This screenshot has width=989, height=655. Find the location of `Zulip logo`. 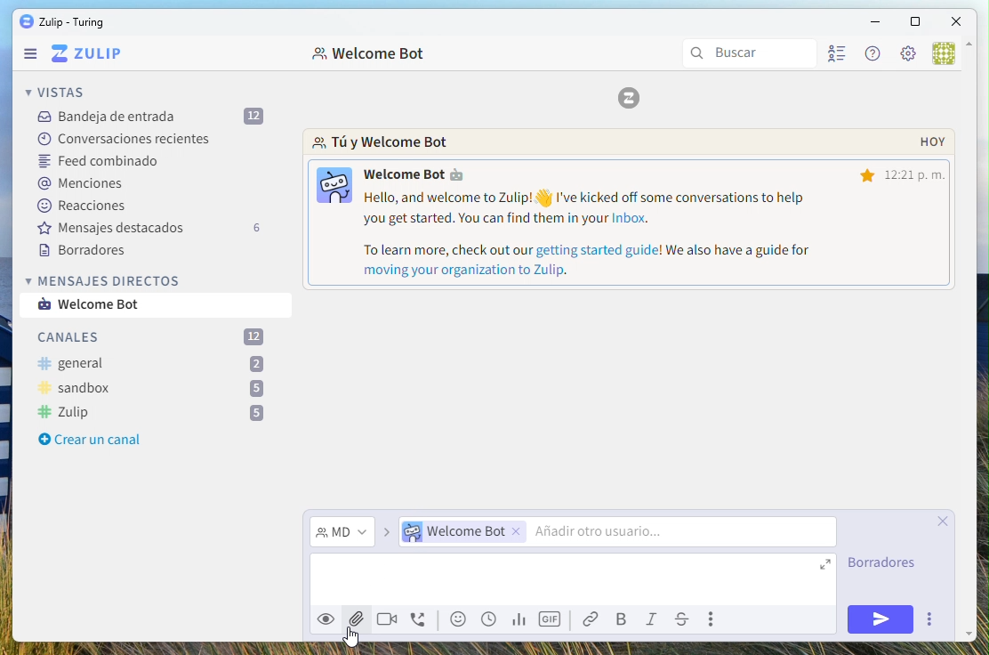

Zulip logo is located at coordinates (86, 54).